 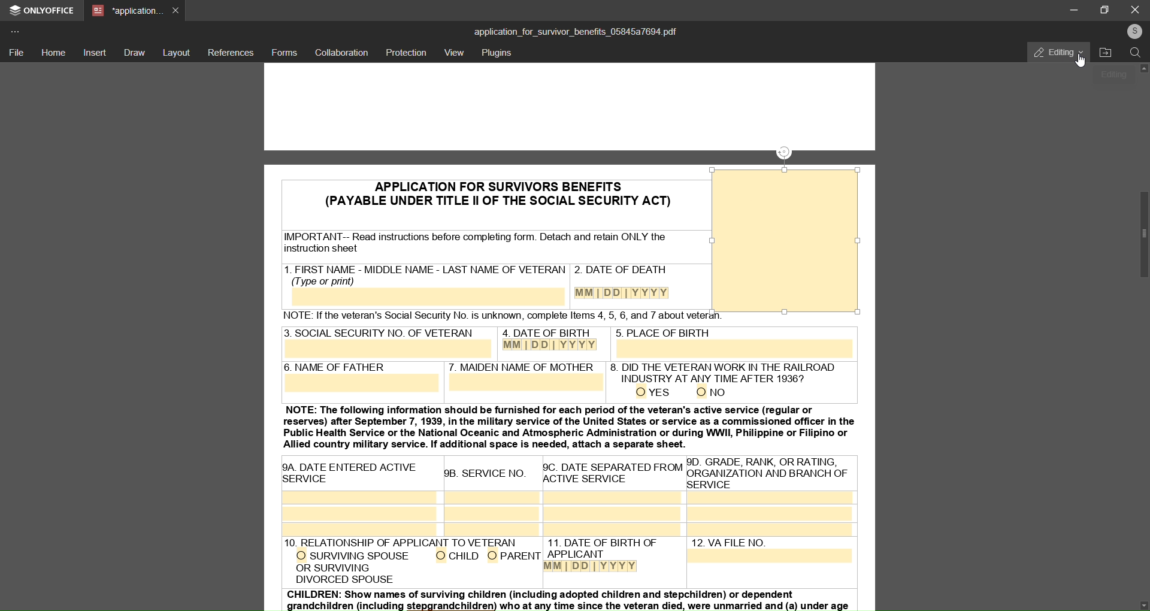 What do you see at coordinates (407, 52) in the screenshot?
I see `protection` at bounding box center [407, 52].